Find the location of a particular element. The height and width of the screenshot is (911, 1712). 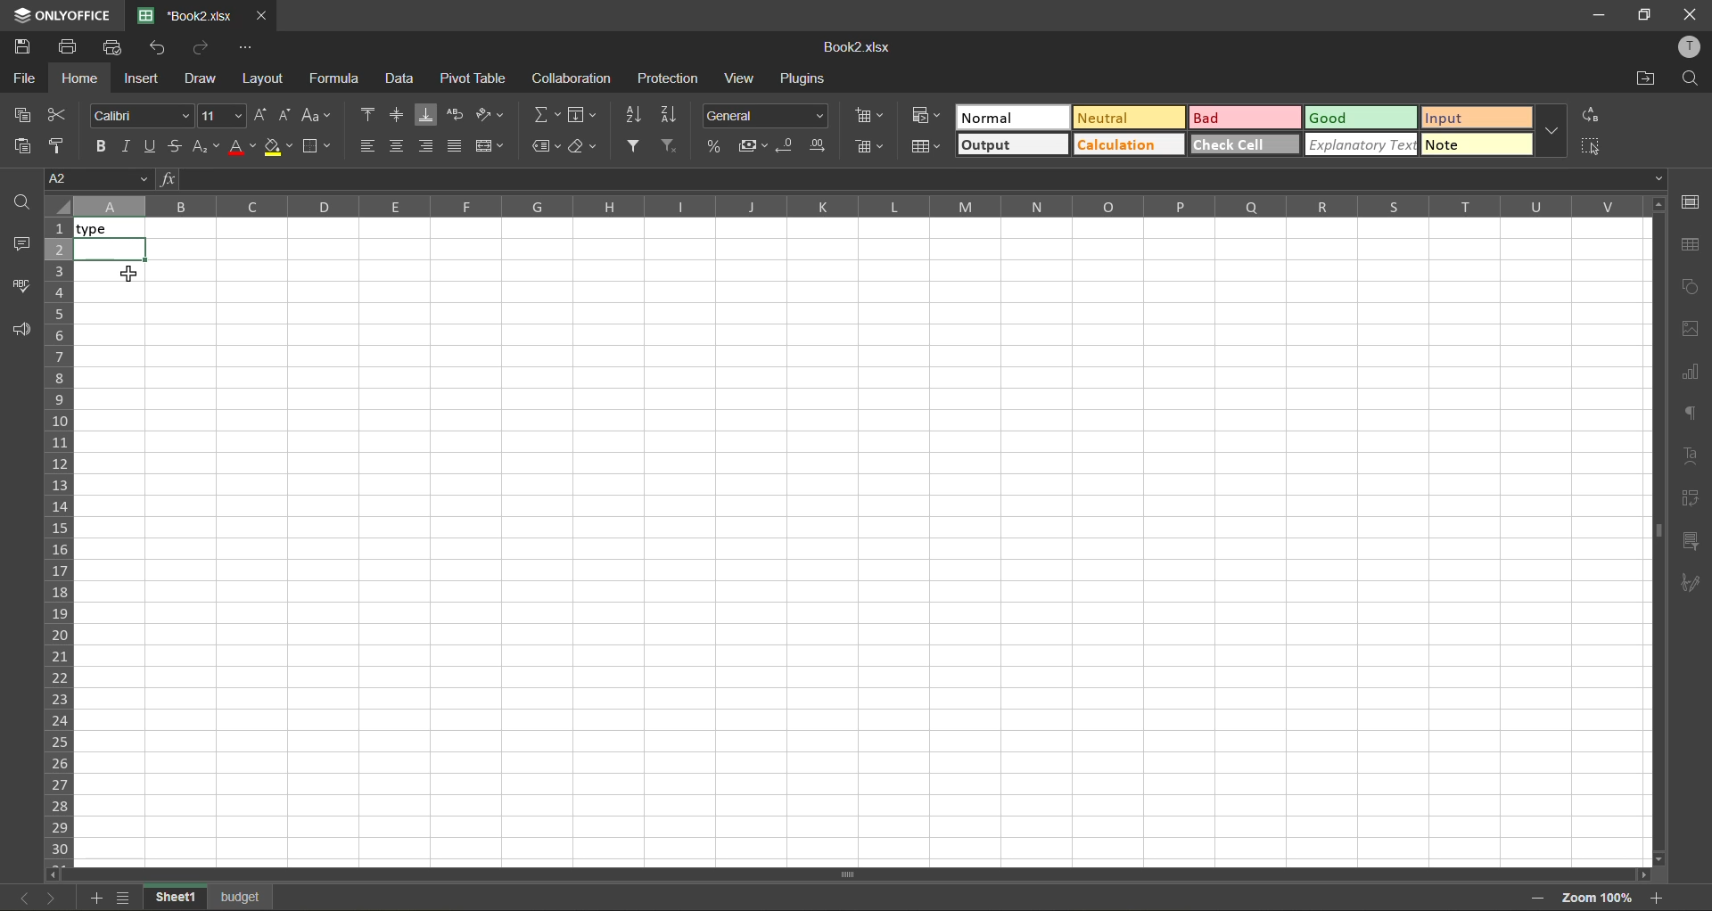

paragraph is located at coordinates (1692, 414).